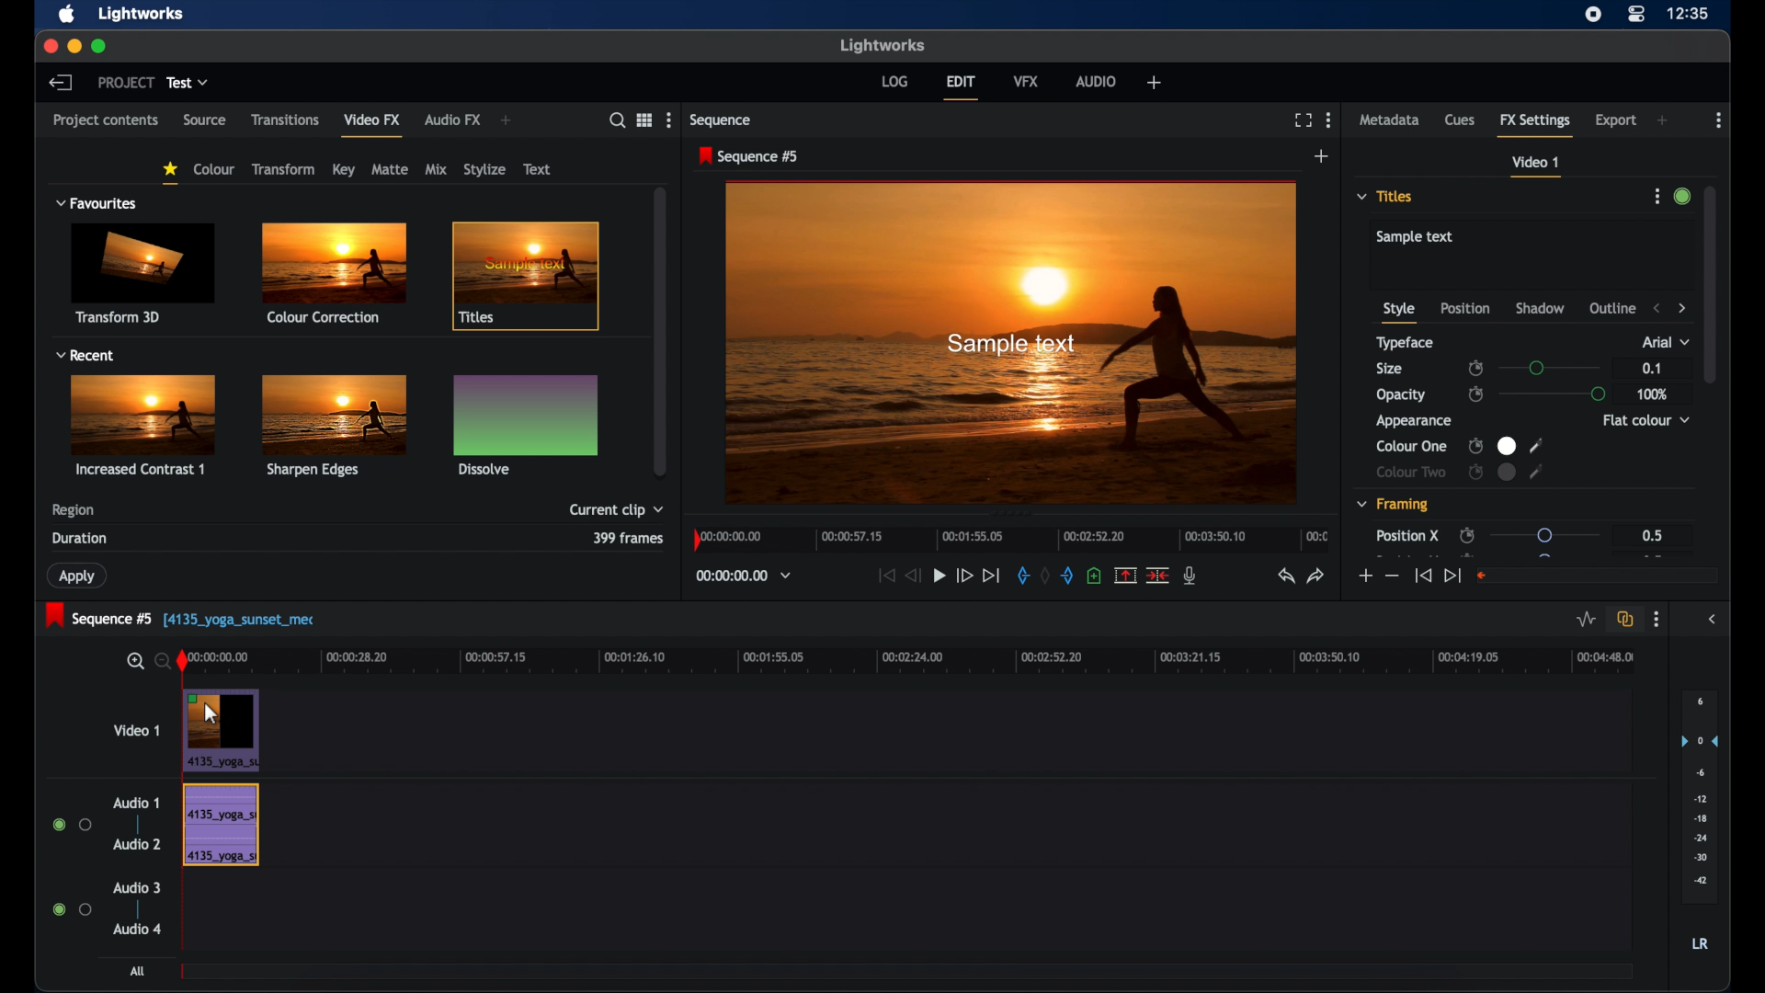 This screenshot has width=1765, height=993. Describe the element at coordinates (224, 702) in the screenshot. I see `drag cursor` at that location.